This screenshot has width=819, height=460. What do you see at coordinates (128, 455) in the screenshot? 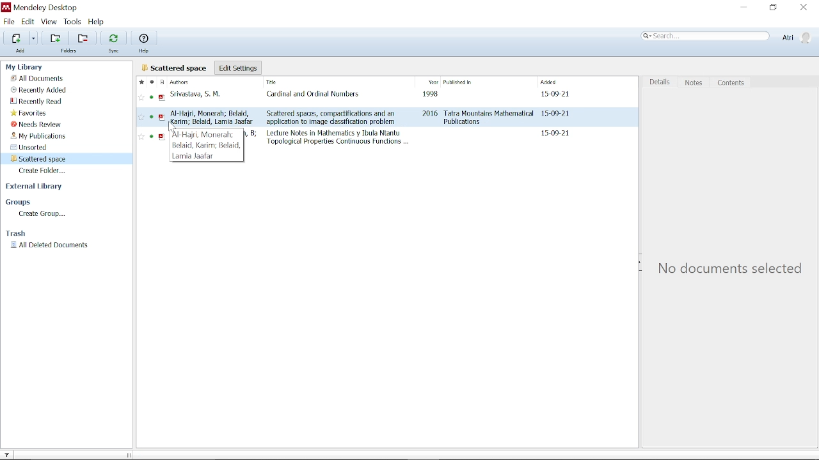
I see `change sidebar width` at bounding box center [128, 455].